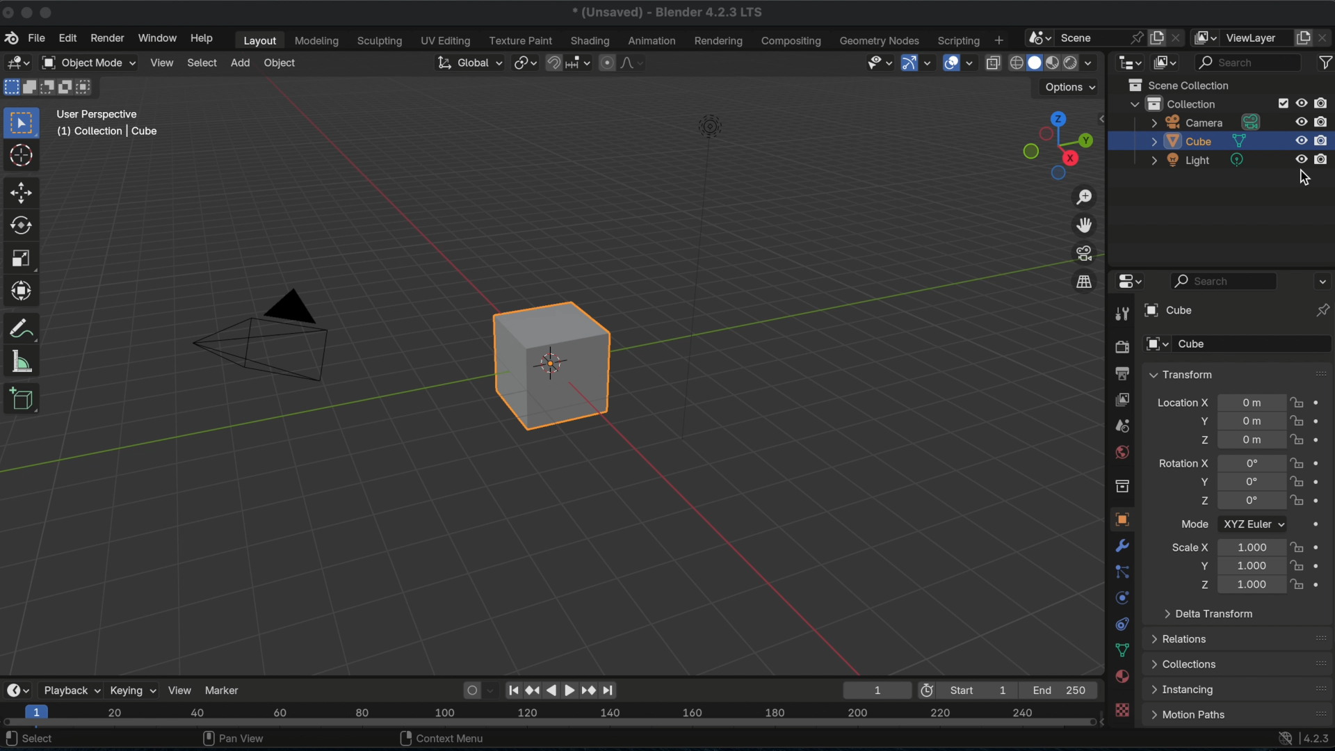 Image resolution: width=1335 pixels, height=751 pixels. I want to click on scale Y, so click(1200, 565).